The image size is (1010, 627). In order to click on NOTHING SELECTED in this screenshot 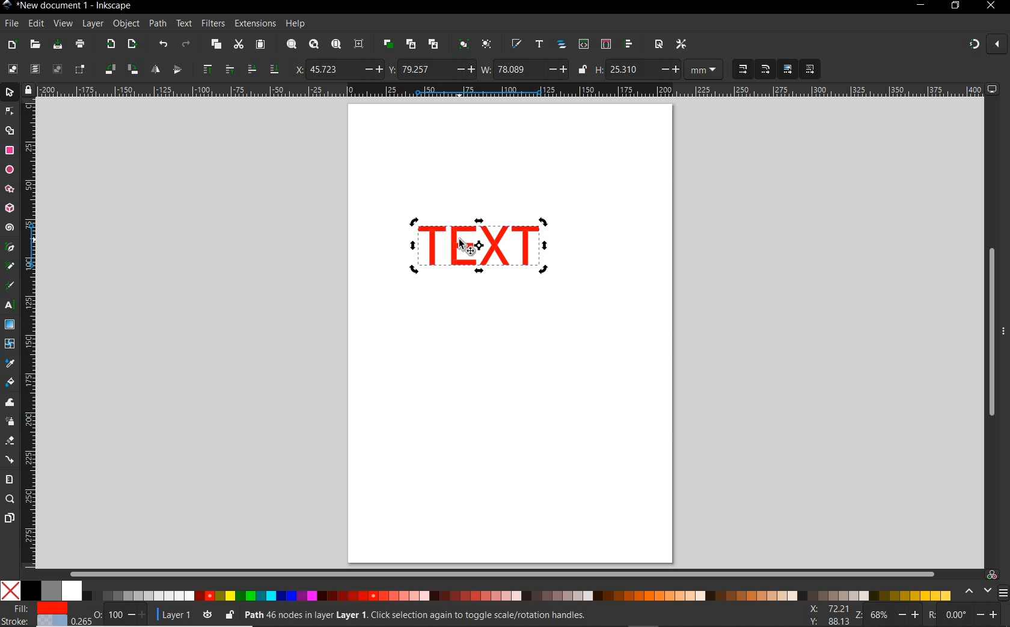, I will do `click(120, 617)`.